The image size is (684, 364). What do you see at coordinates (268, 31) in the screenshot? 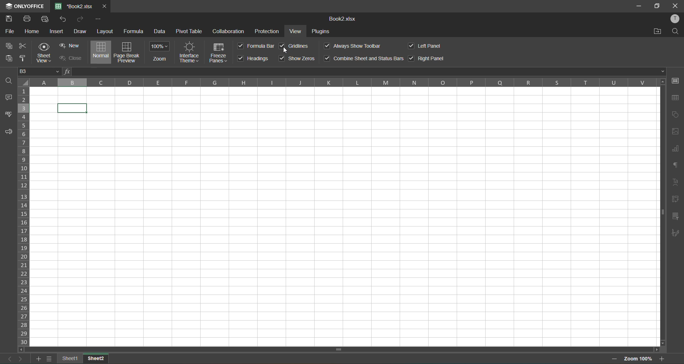
I see `protection` at bounding box center [268, 31].